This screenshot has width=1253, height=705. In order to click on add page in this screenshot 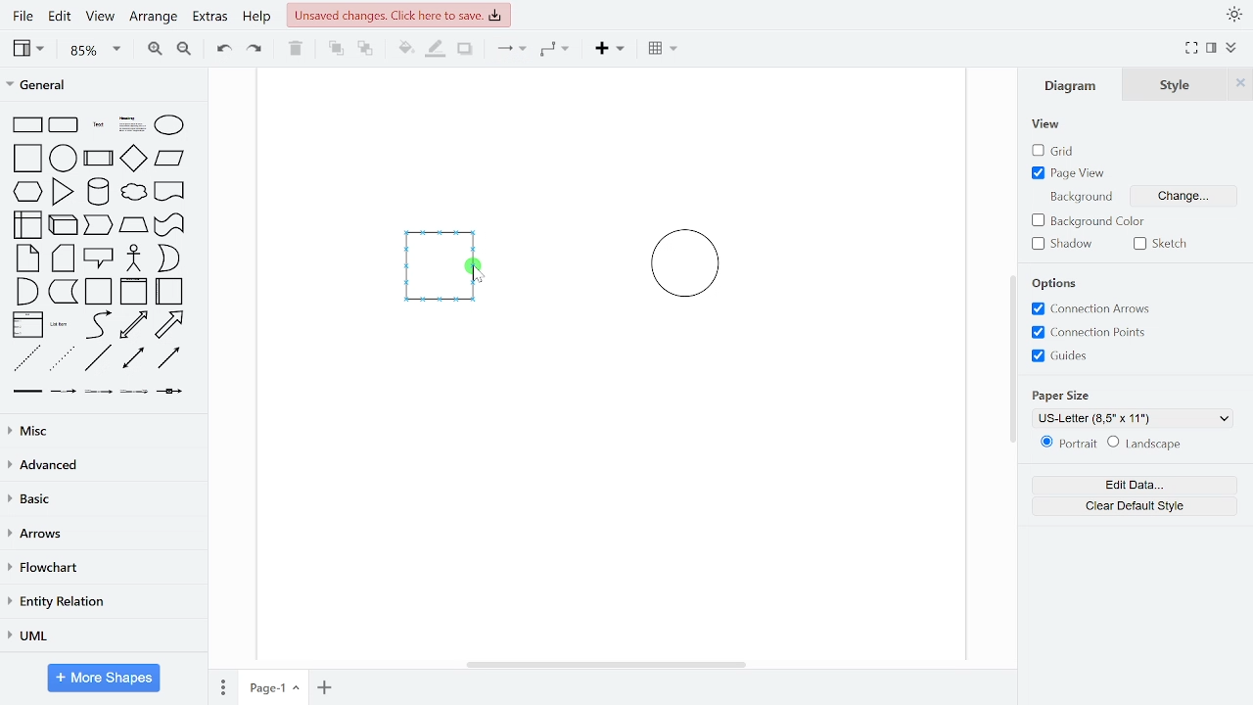, I will do `click(325, 687)`.